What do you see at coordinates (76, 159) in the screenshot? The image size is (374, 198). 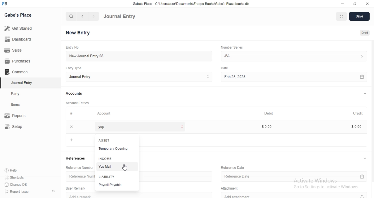 I see `References` at bounding box center [76, 159].